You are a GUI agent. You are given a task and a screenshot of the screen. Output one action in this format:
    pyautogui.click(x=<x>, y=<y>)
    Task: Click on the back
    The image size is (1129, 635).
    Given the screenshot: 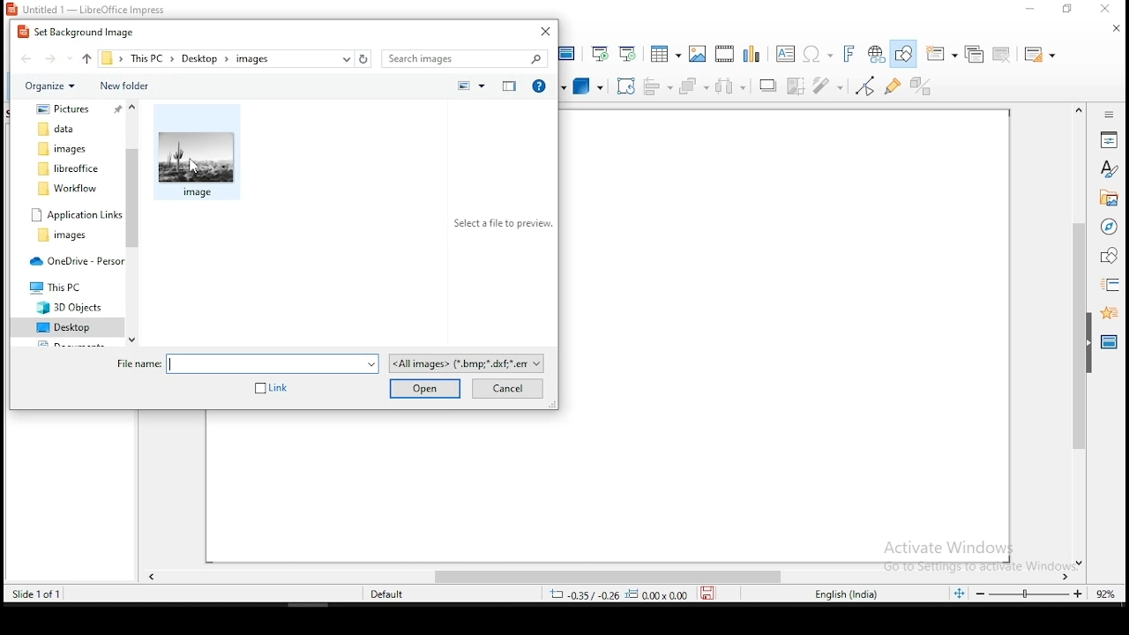 What is the action you would take?
    pyautogui.click(x=27, y=58)
    